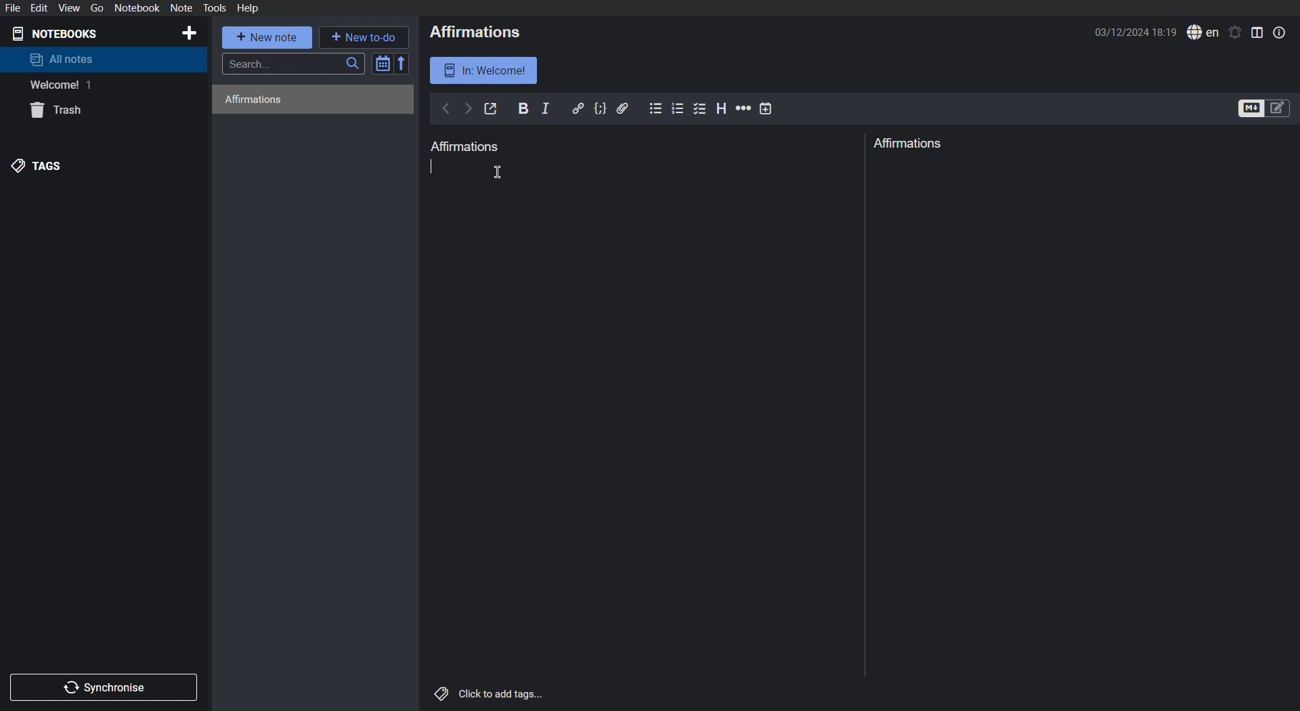  I want to click on Horizontal Rule, so click(742, 109).